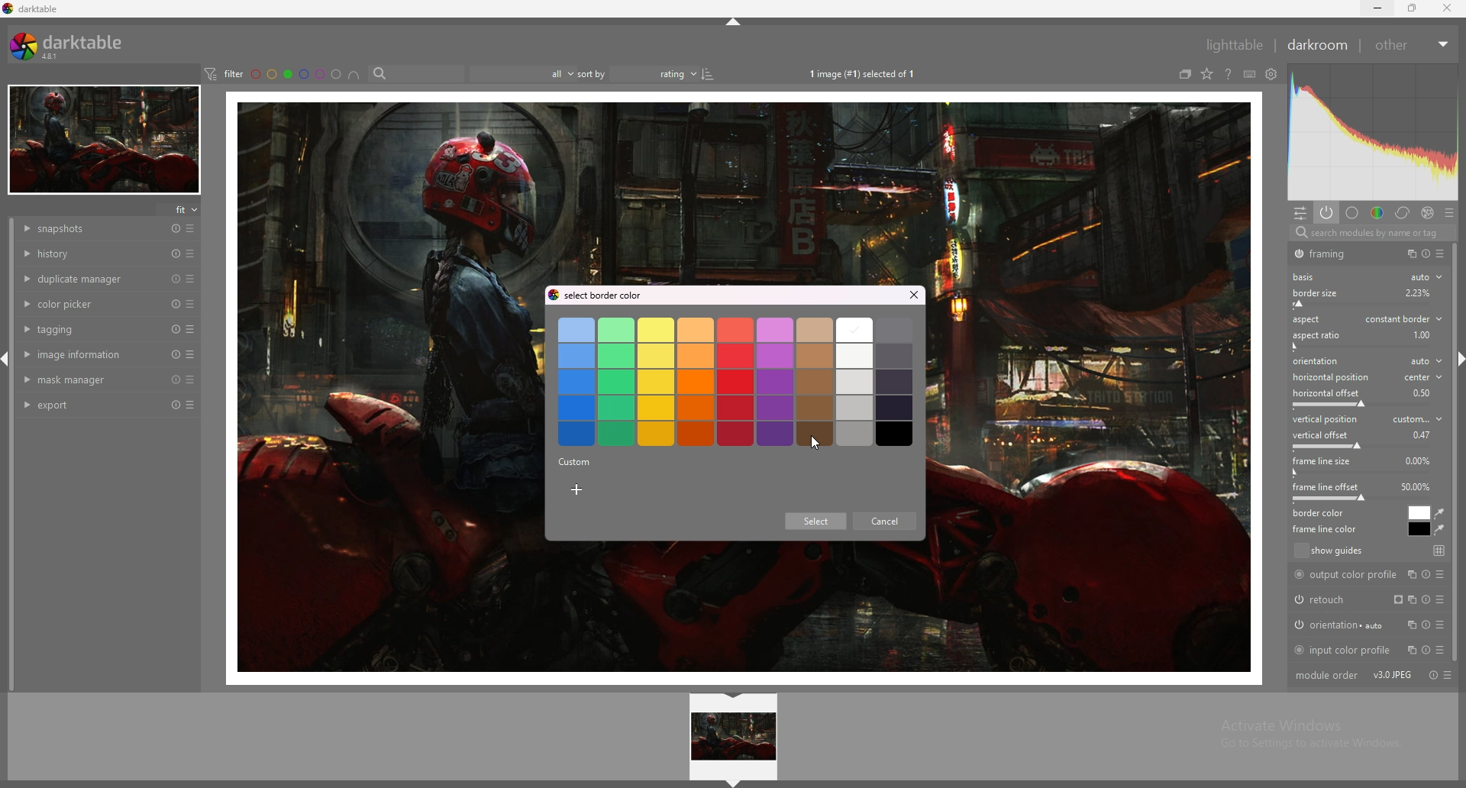 The image size is (1466, 788). Describe the element at coordinates (1442, 254) in the screenshot. I see `presets` at that location.